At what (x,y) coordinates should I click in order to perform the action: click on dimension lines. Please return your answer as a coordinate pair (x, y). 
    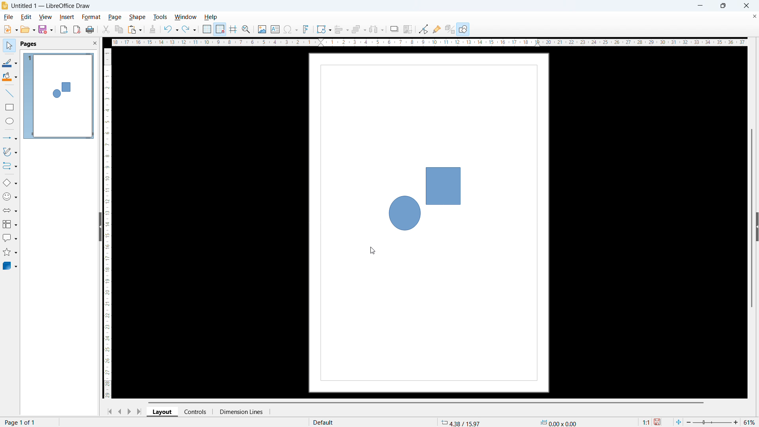
    Looking at the image, I should click on (240, 412).